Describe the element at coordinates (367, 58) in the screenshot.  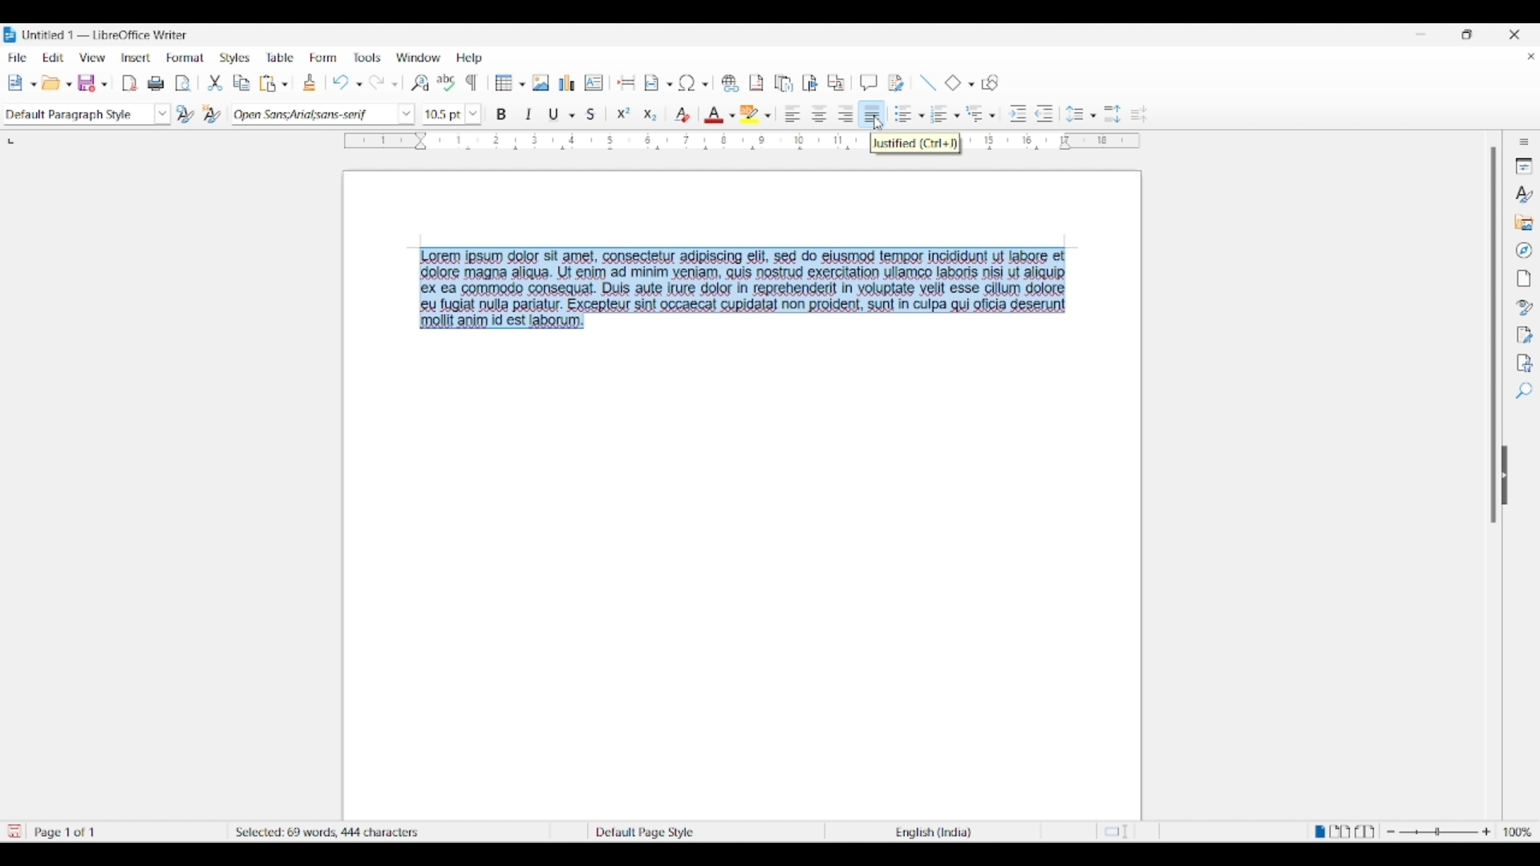
I see `Tools` at that location.